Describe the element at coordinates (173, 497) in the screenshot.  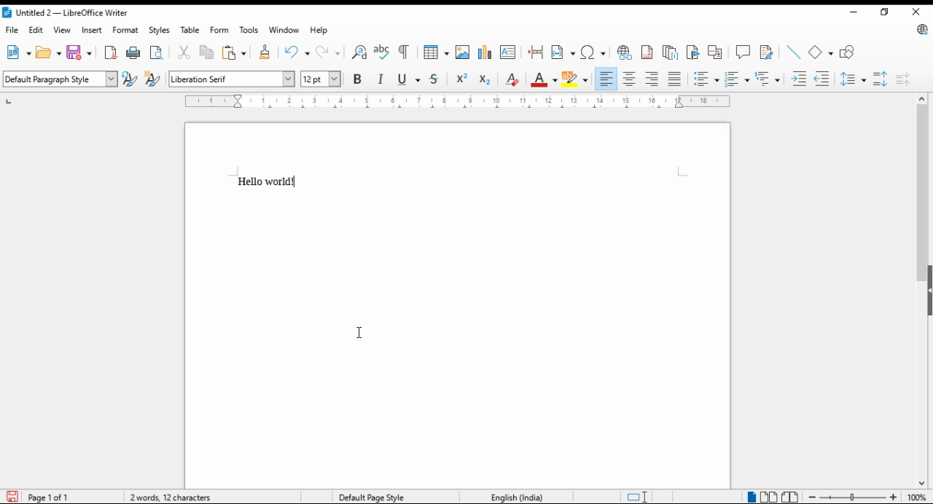
I see `document information` at that location.